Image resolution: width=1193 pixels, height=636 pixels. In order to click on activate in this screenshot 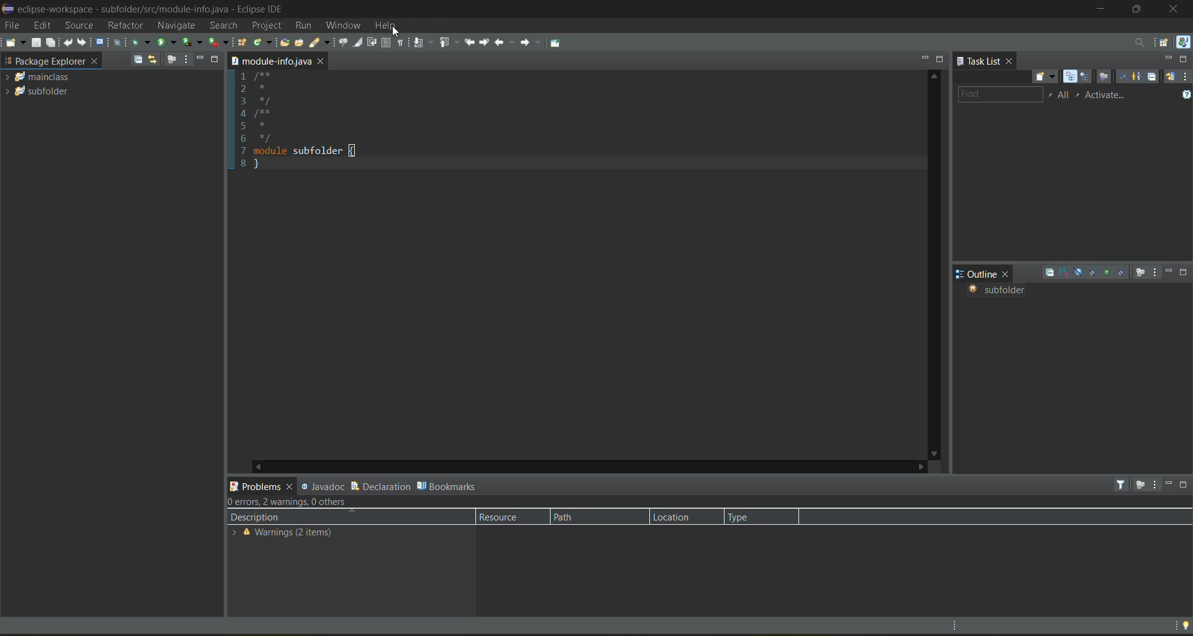, I will do `click(1113, 95)`.